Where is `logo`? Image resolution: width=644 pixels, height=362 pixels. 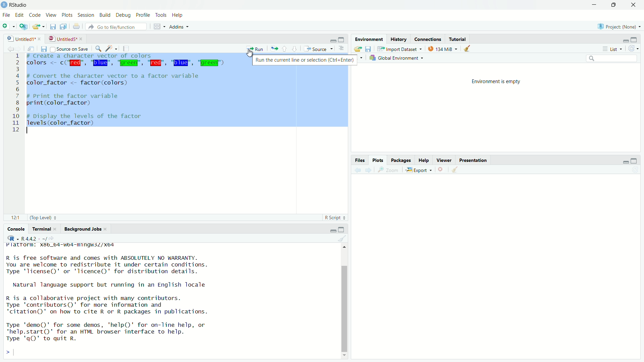
logo is located at coordinates (4, 5).